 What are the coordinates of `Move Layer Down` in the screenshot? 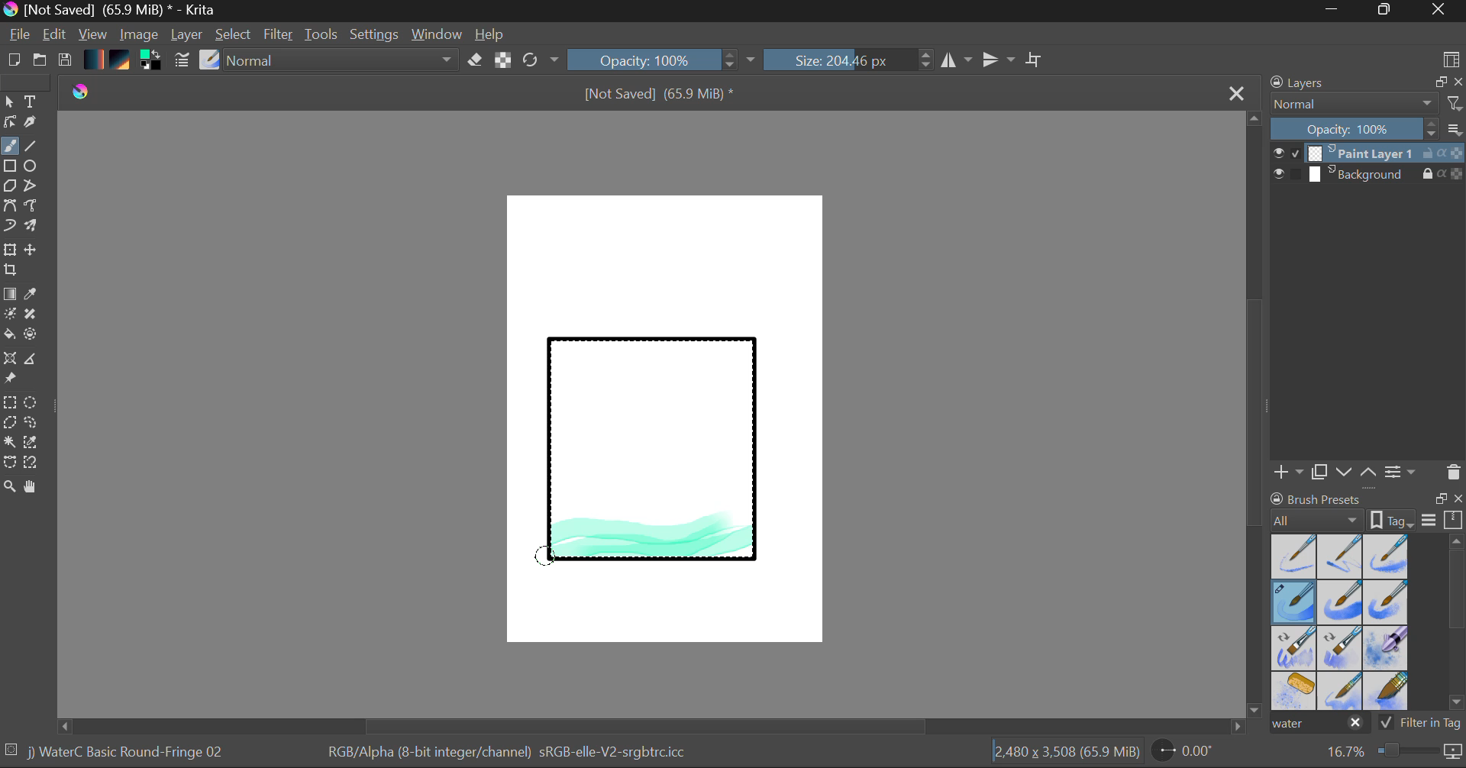 It's located at (1345, 473).